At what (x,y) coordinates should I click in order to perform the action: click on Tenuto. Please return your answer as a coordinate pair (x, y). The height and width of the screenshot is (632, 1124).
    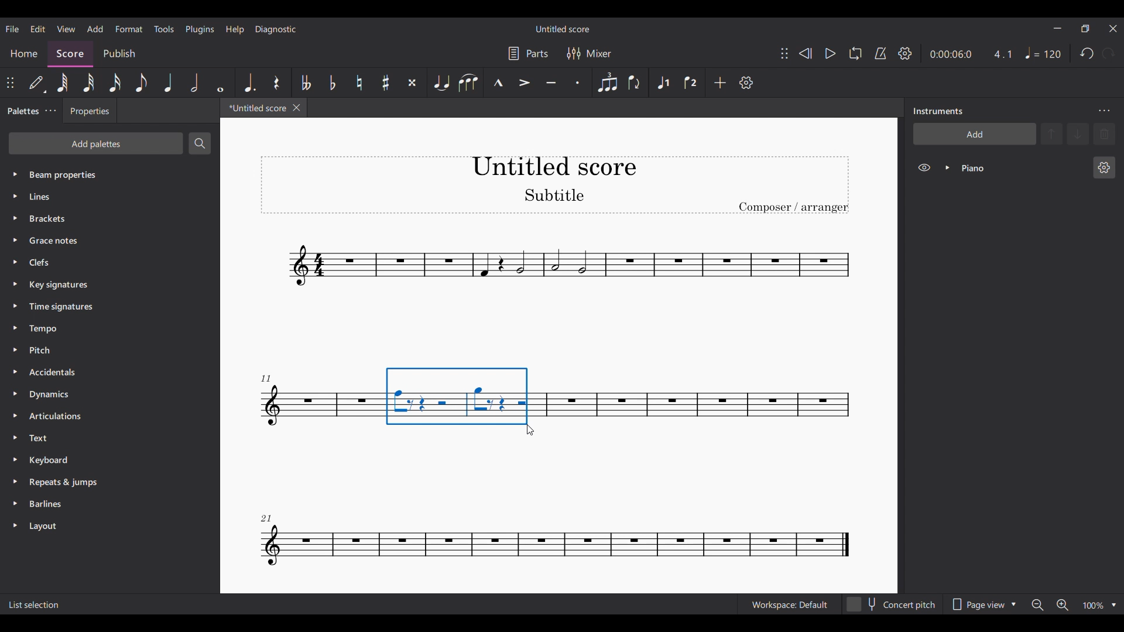
    Looking at the image, I should click on (551, 83).